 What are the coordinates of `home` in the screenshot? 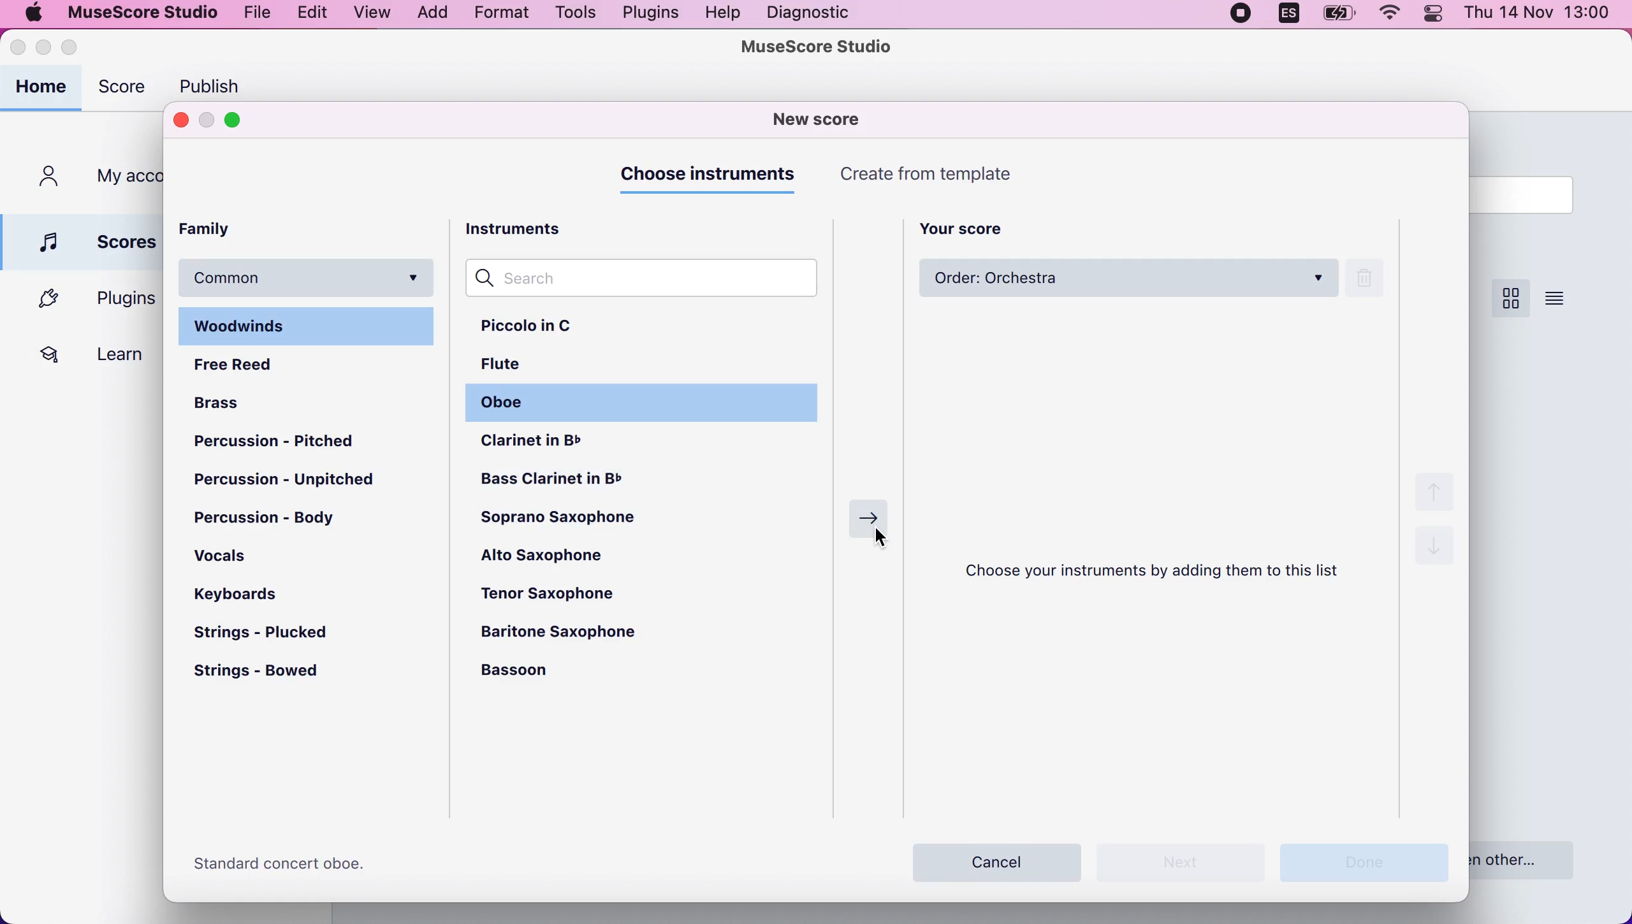 It's located at (44, 89).